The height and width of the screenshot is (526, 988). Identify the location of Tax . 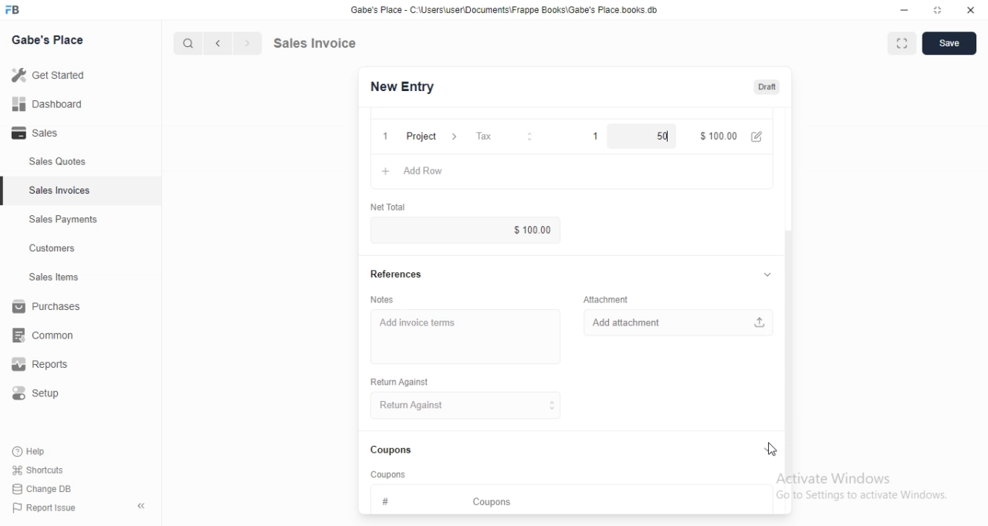
(499, 136).